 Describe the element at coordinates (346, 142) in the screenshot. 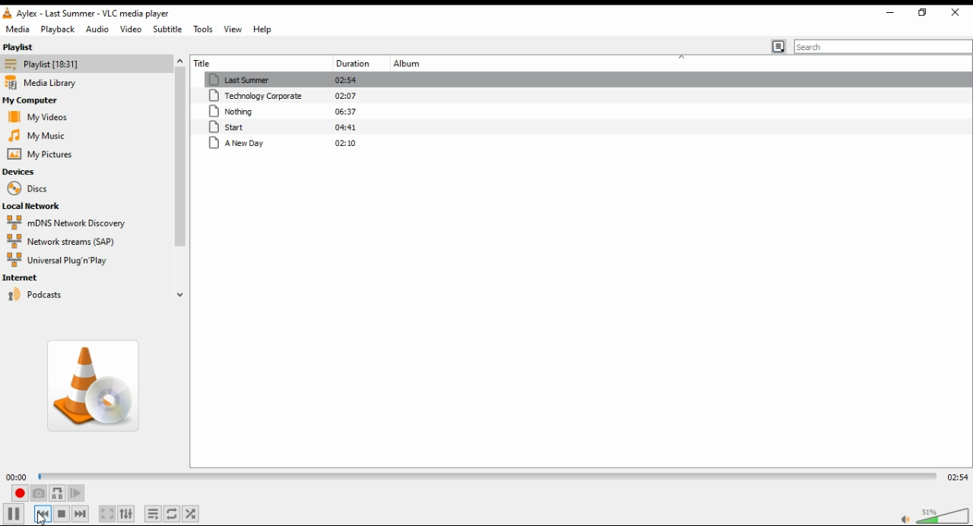

I see `02:10` at that location.